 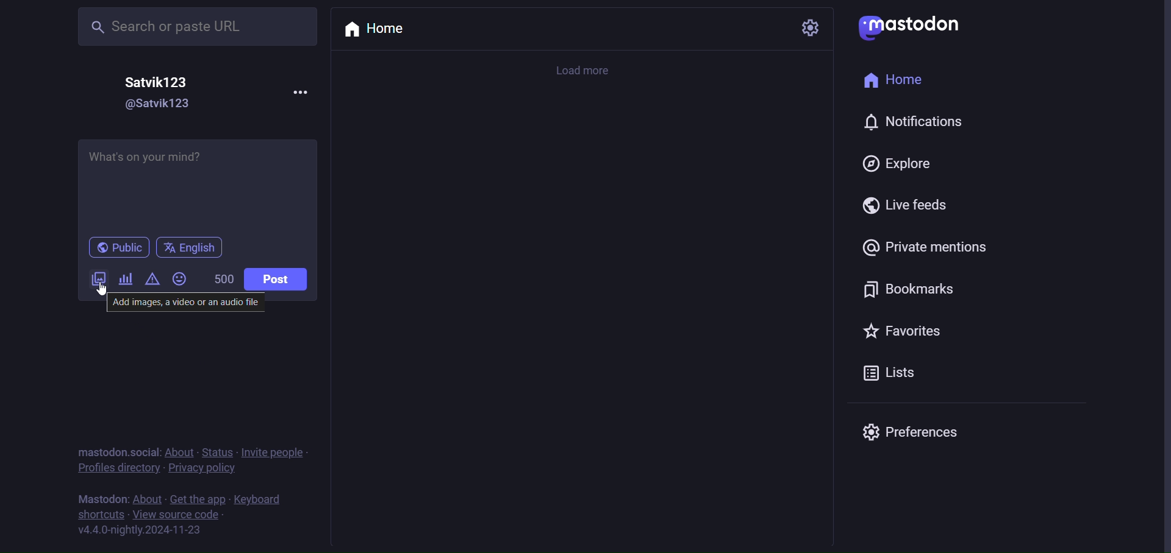 I want to click on invite people, so click(x=273, y=453).